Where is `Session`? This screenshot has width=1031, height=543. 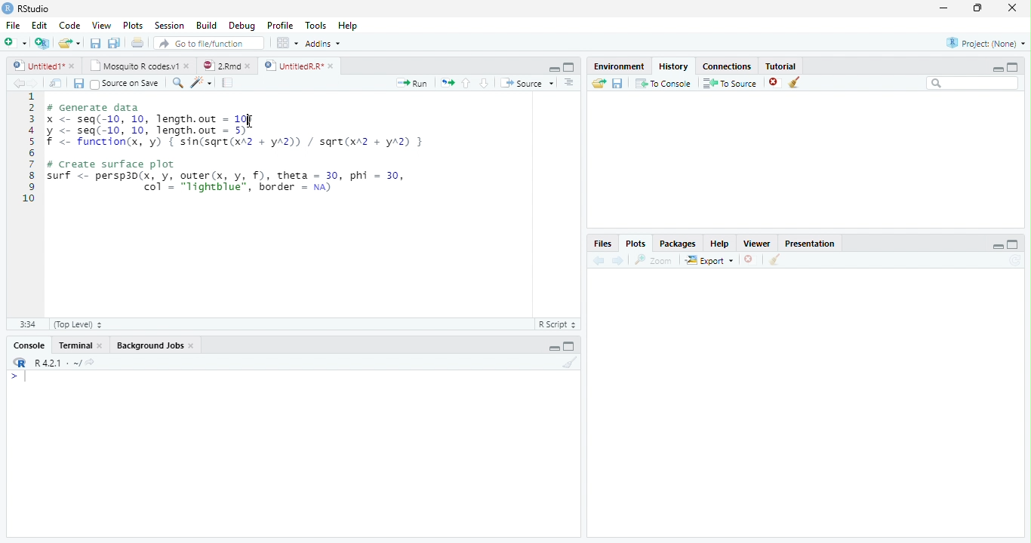 Session is located at coordinates (168, 26).